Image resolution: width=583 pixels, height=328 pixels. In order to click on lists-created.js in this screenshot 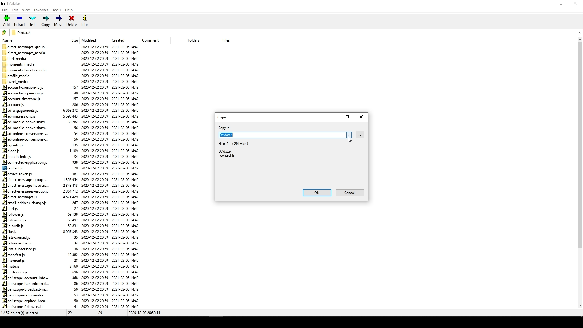, I will do `click(18, 237)`.